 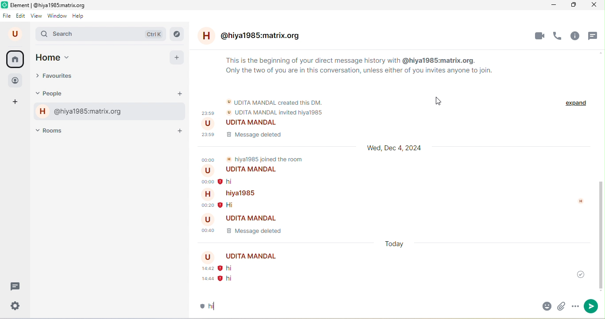 I want to click on expand, so click(x=574, y=105).